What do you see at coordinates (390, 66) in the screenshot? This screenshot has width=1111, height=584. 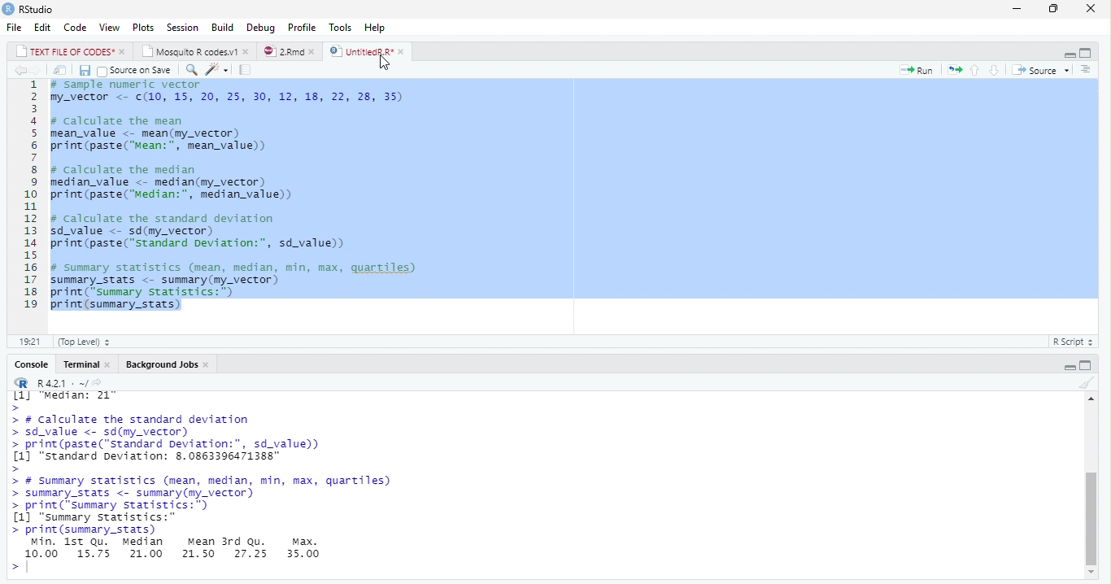 I see `cursor` at bounding box center [390, 66].